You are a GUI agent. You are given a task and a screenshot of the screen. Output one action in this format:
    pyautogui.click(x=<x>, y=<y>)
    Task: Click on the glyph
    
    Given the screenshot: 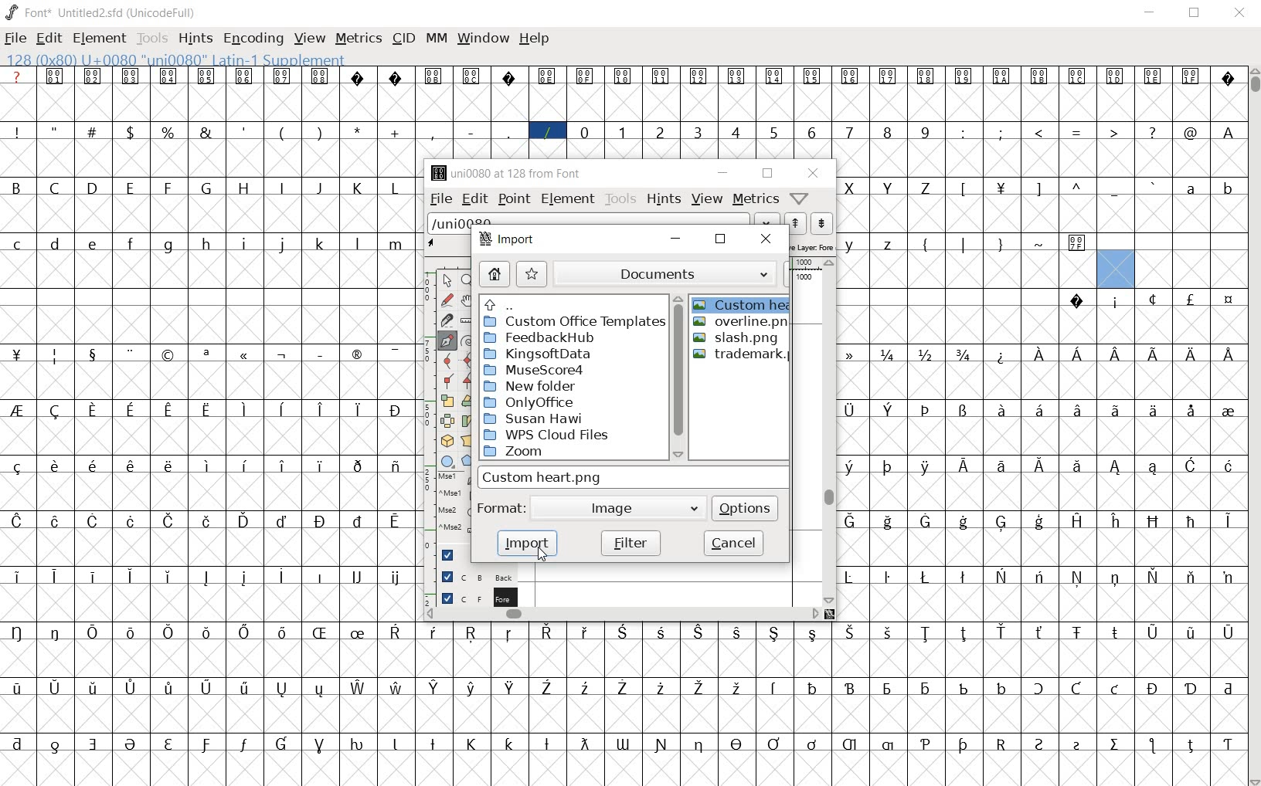 What is the action you would take?
    pyautogui.click(x=584, y=76)
    